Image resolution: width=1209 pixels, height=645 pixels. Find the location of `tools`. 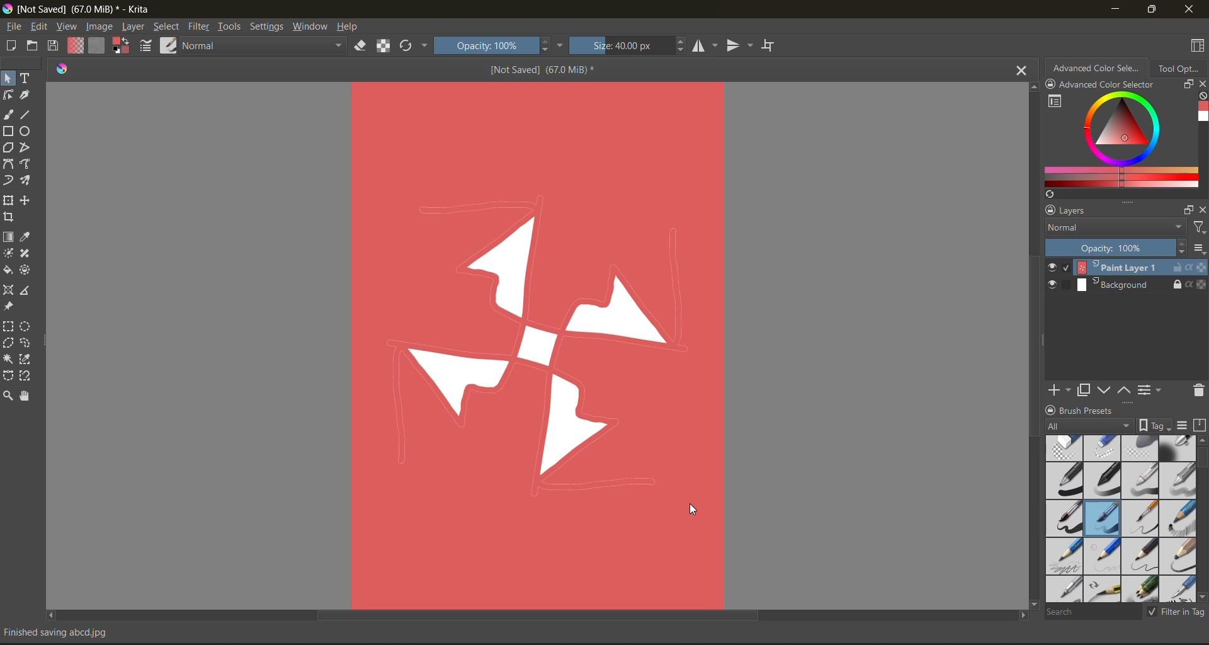

tools is located at coordinates (8, 394).